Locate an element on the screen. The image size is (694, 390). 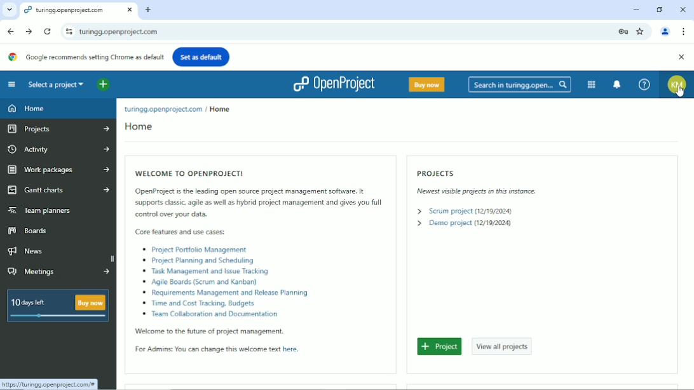
10 days left is located at coordinates (32, 301).